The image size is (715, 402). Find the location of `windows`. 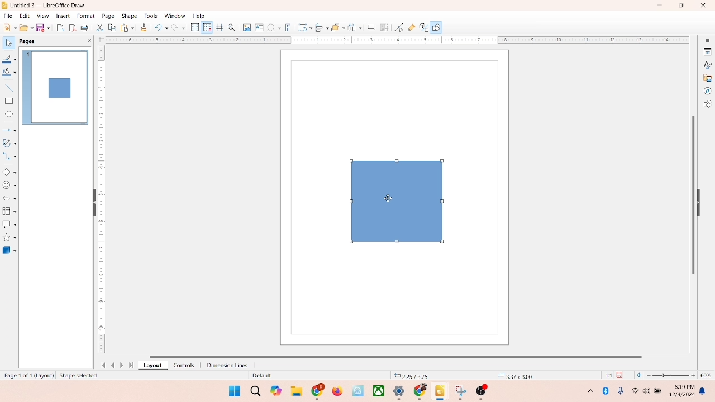

windows is located at coordinates (233, 391).